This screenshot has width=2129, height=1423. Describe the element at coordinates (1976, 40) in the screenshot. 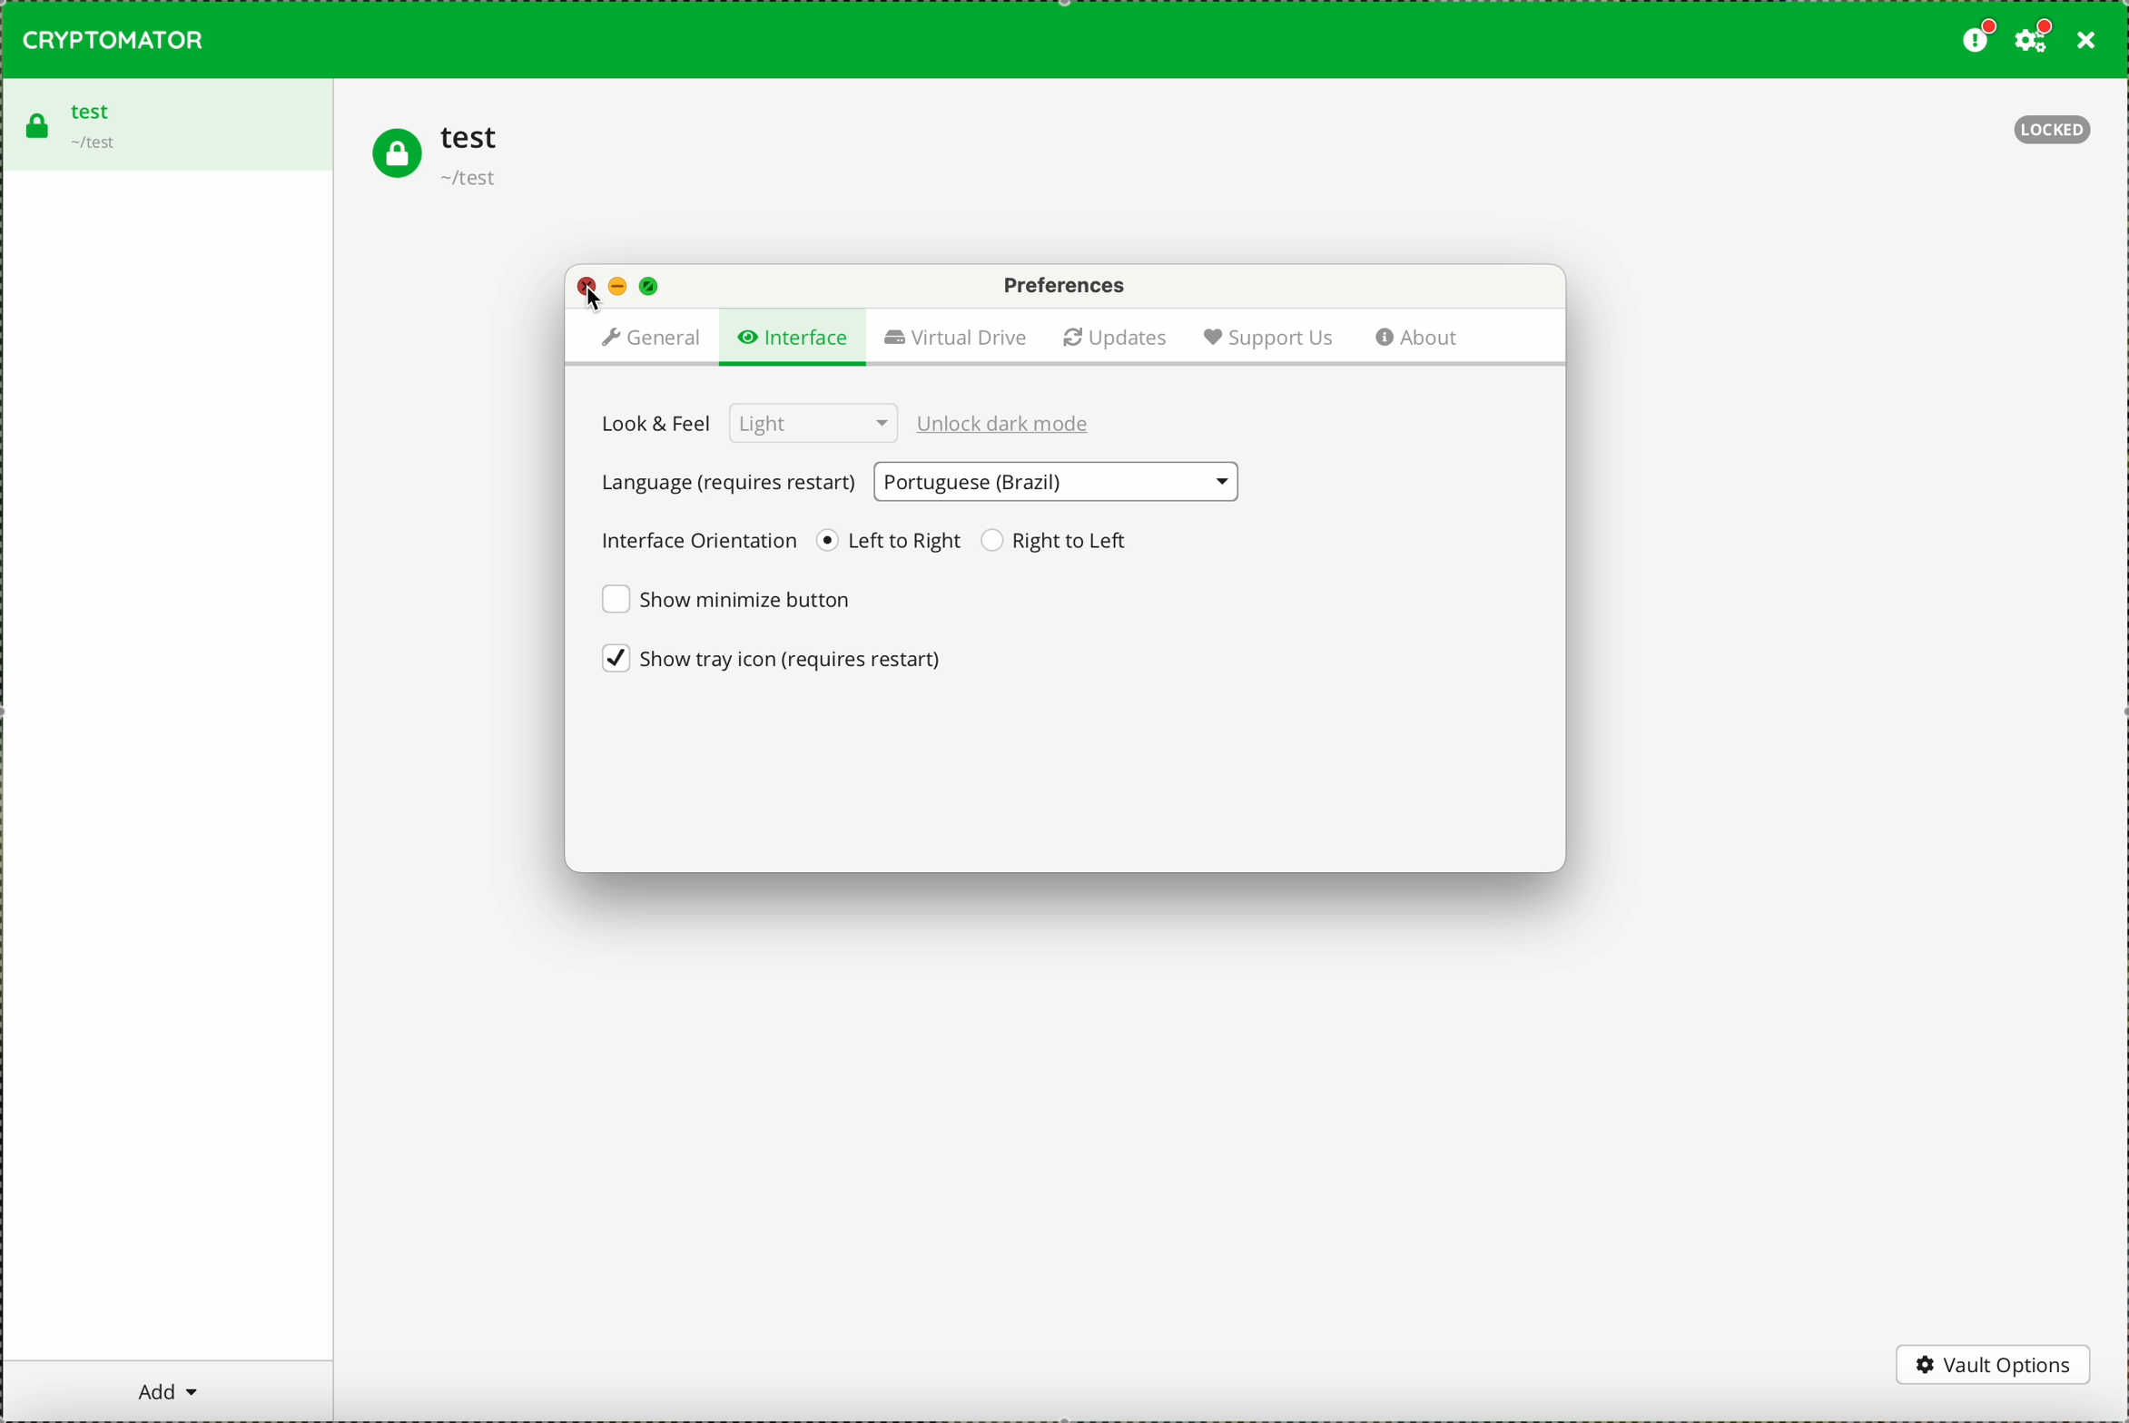

I see `donate` at that location.